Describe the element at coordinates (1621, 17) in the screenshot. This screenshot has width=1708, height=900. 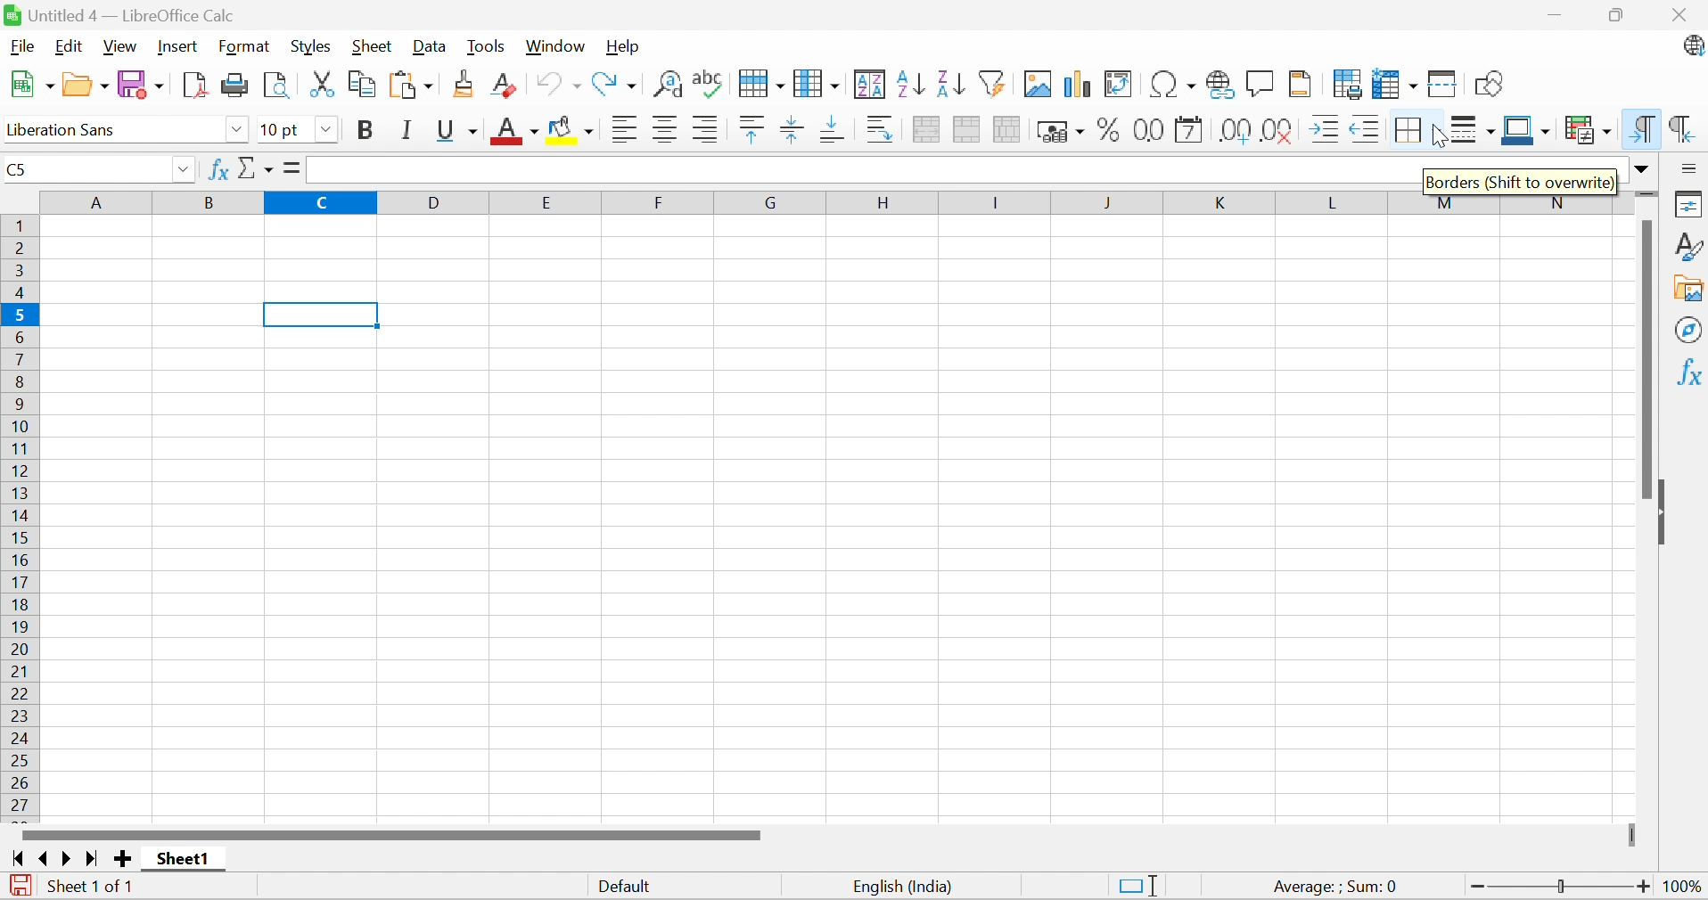
I see `Restore down` at that location.